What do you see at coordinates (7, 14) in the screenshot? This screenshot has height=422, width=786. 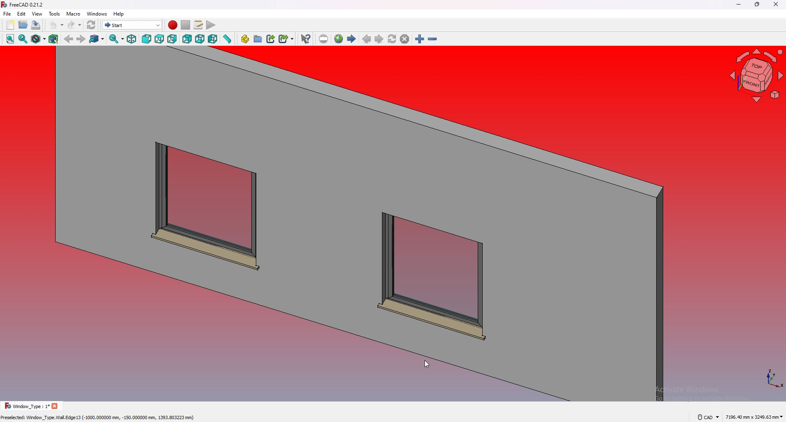 I see `file` at bounding box center [7, 14].